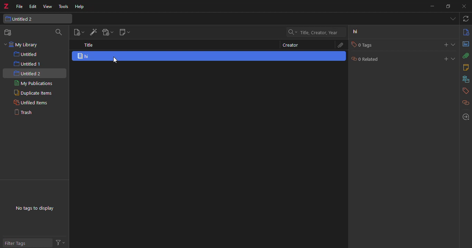 This screenshot has width=472, height=248. What do you see at coordinates (28, 103) in the screenshot?
I see `unfiled items` at bounding box center [28, 103].